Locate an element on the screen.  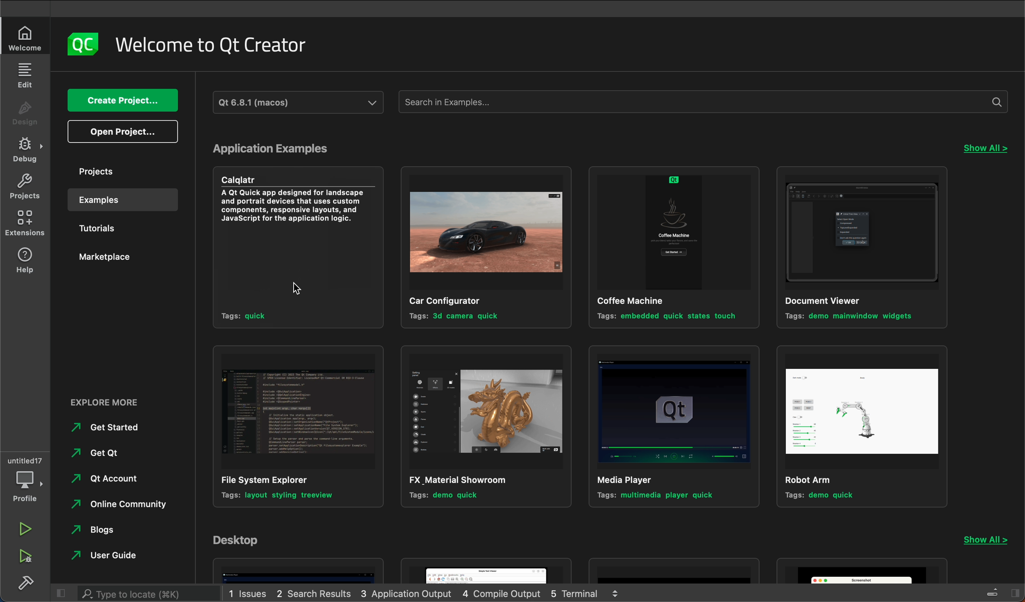
app is located at coordinates (676, 570).